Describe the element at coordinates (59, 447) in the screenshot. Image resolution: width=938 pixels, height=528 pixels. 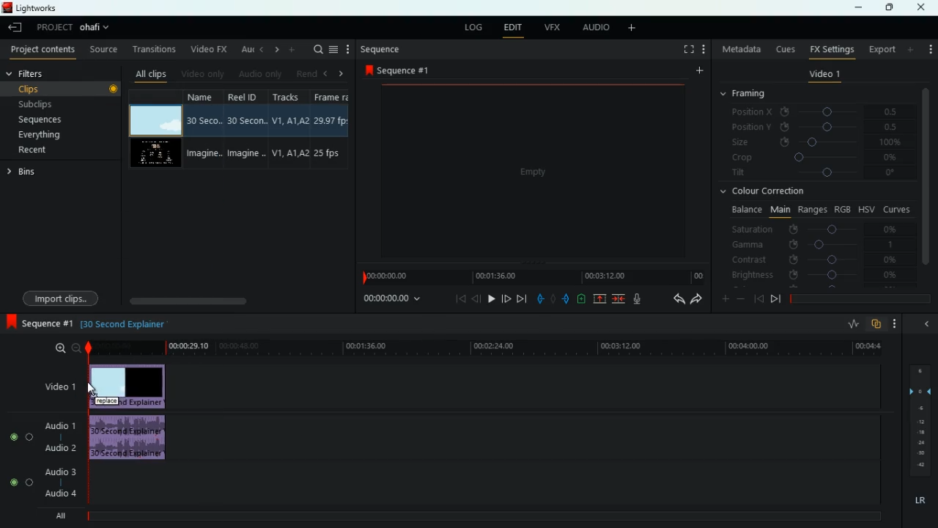
I see `audio 2` at that location.